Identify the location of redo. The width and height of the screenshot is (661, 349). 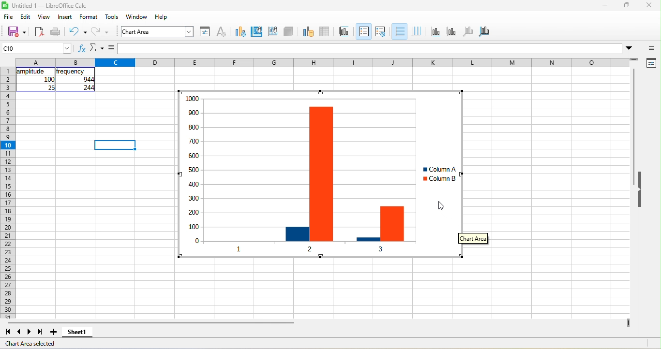
(100, 32).